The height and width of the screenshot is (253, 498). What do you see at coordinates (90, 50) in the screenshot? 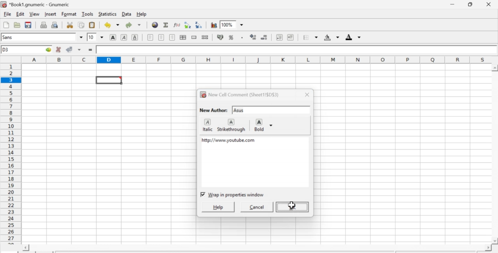
I see `=` at bounding box center [90, 50].